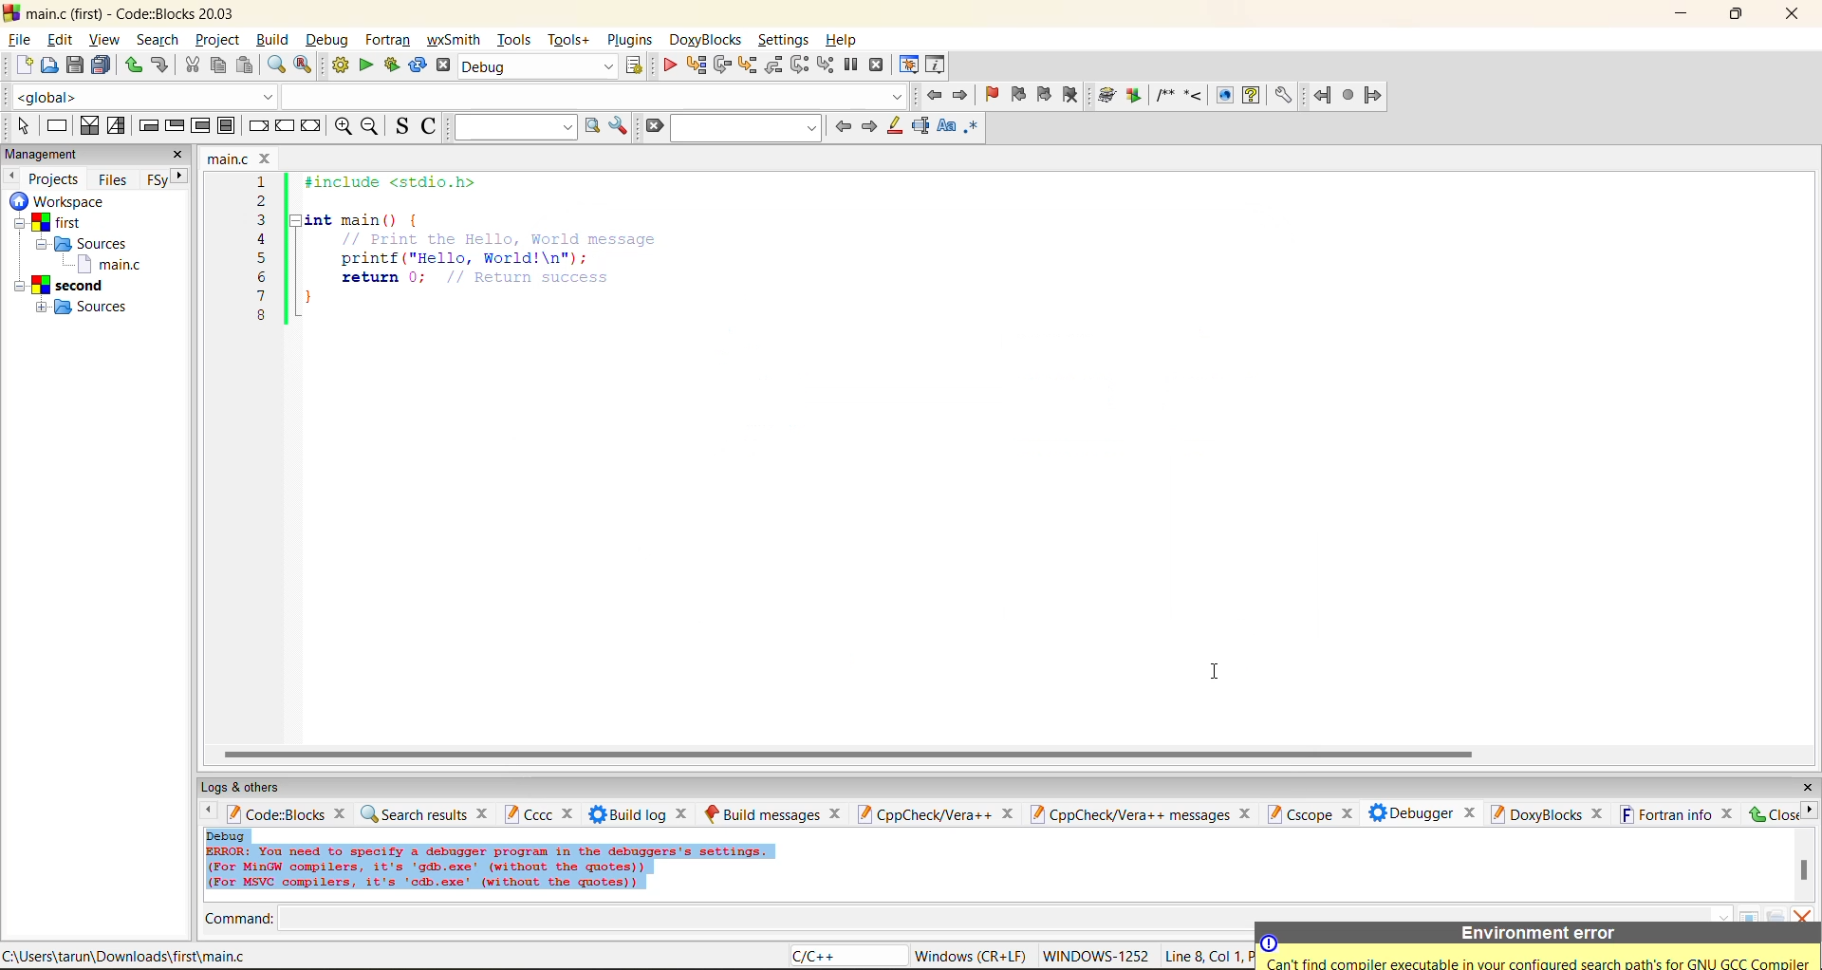  Describe the element at coordinates (413, 813) in the screenshot. I see `search results` at that location.